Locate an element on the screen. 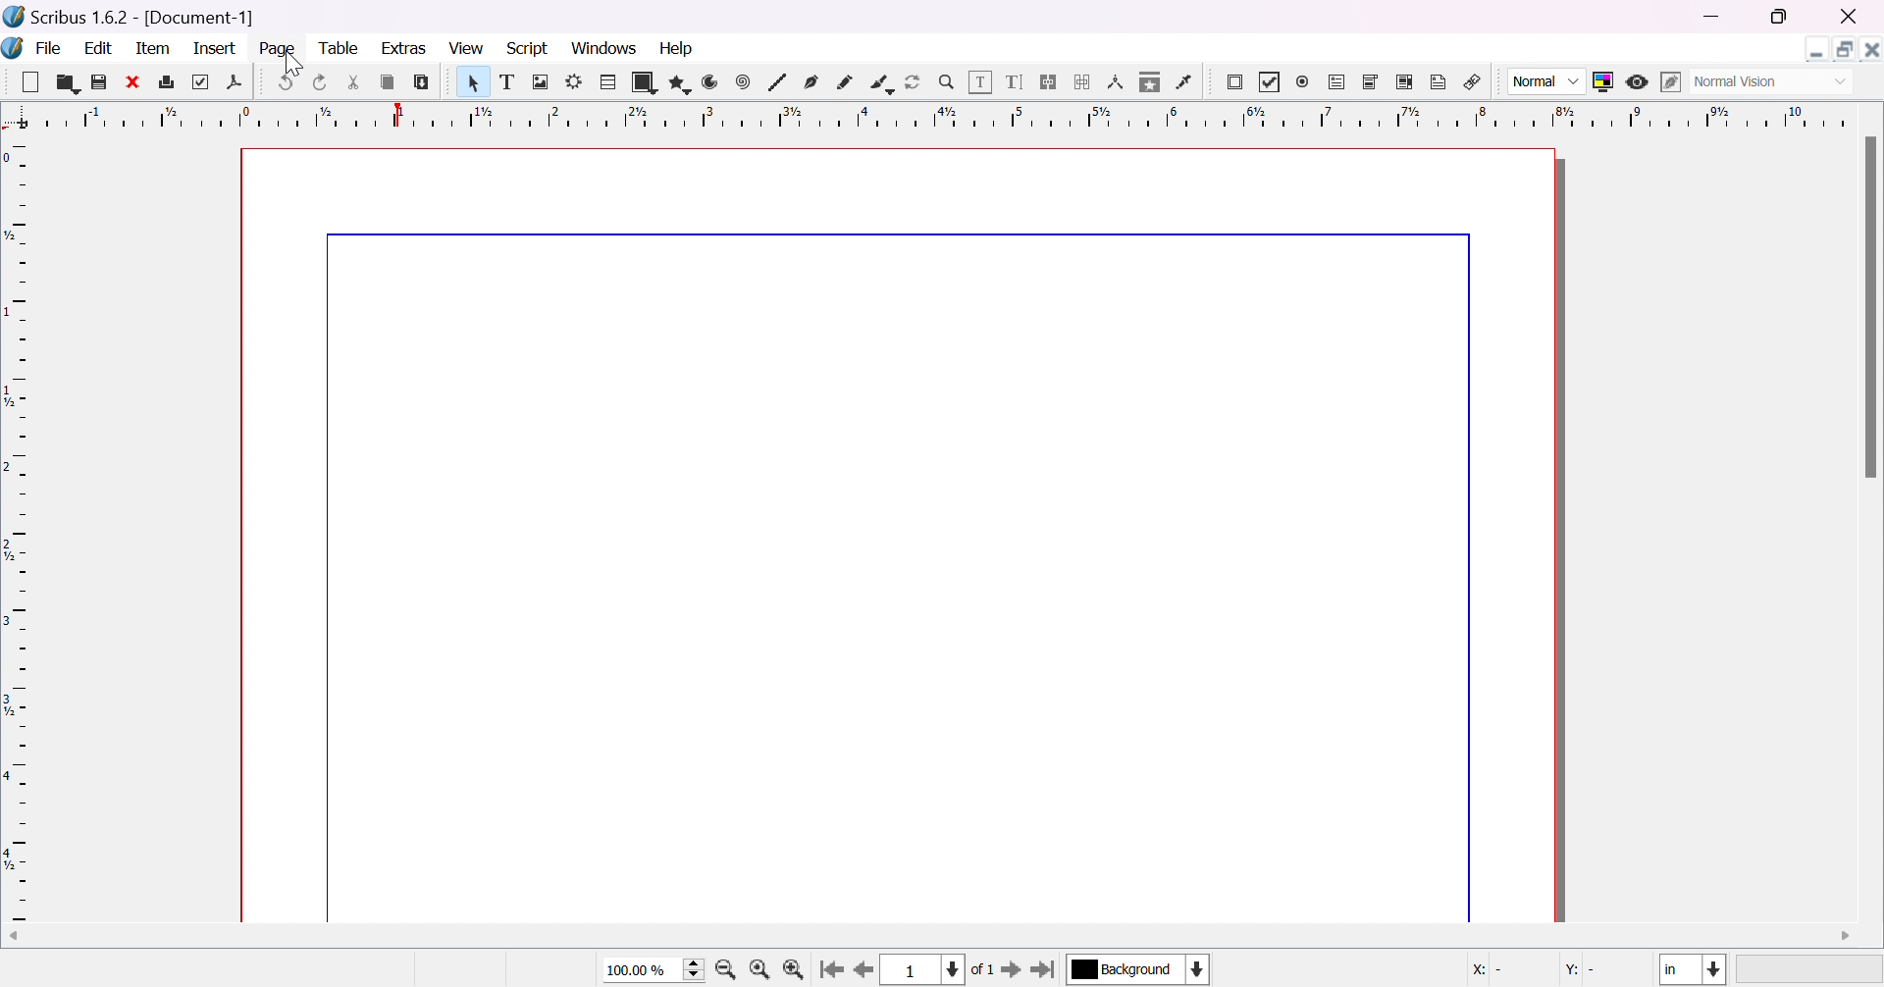  scroll bar is located at coordinates (1872, 307).